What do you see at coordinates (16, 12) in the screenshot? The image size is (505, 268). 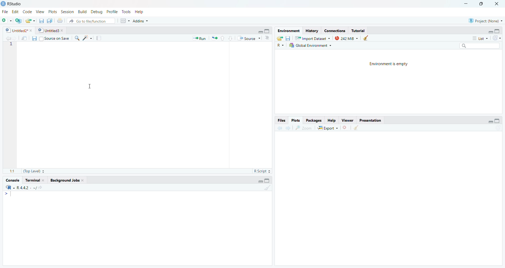 I see `Edit` at bounding box center [16, 12].